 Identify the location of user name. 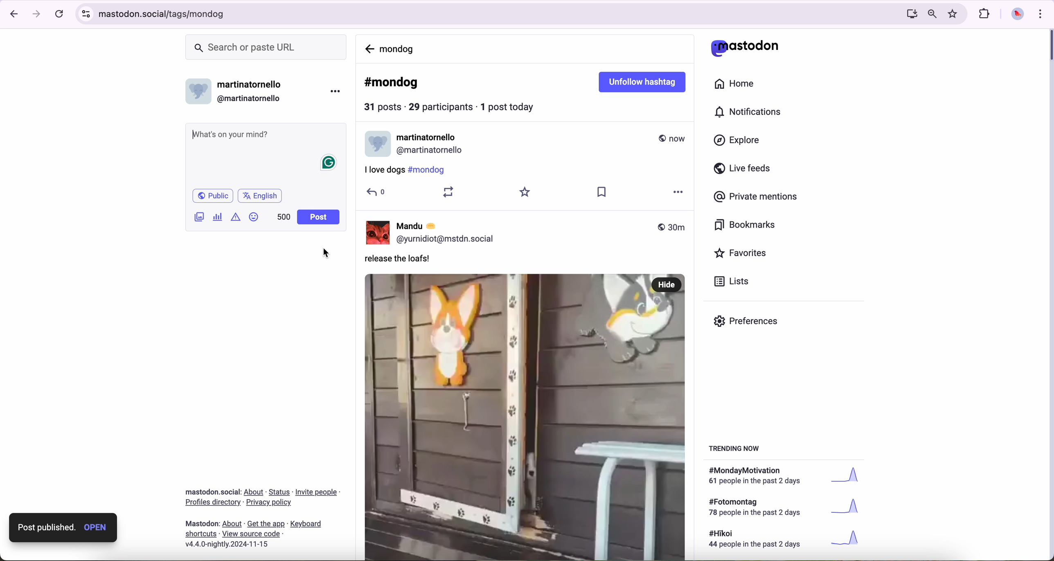
(423, 137).